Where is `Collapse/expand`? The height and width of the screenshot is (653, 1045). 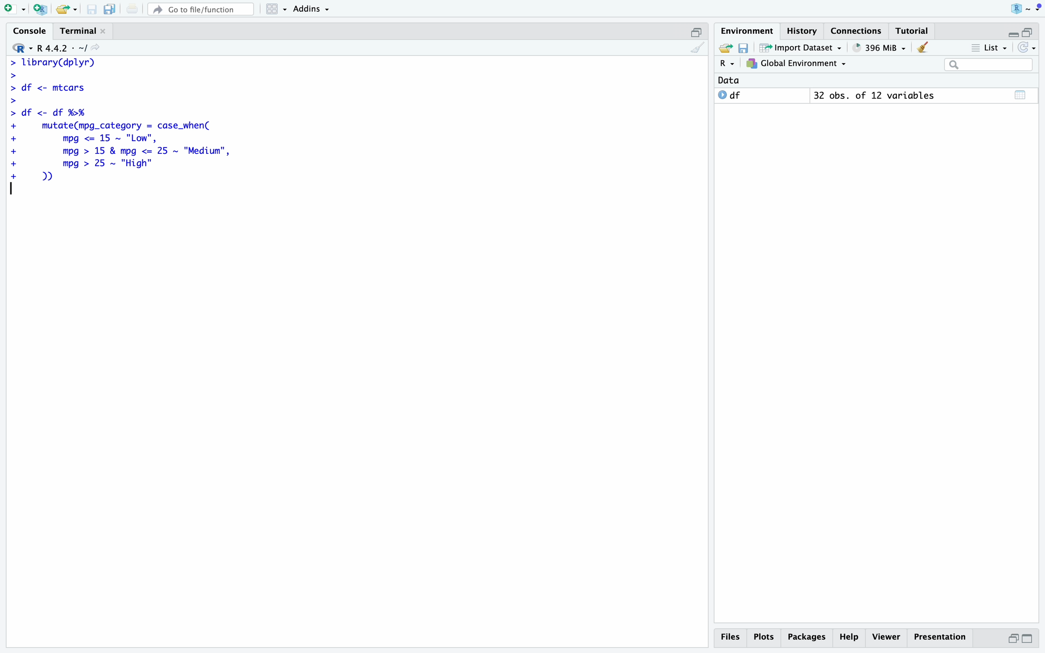 Collapse/expand is located at coordinates (1013, 34).